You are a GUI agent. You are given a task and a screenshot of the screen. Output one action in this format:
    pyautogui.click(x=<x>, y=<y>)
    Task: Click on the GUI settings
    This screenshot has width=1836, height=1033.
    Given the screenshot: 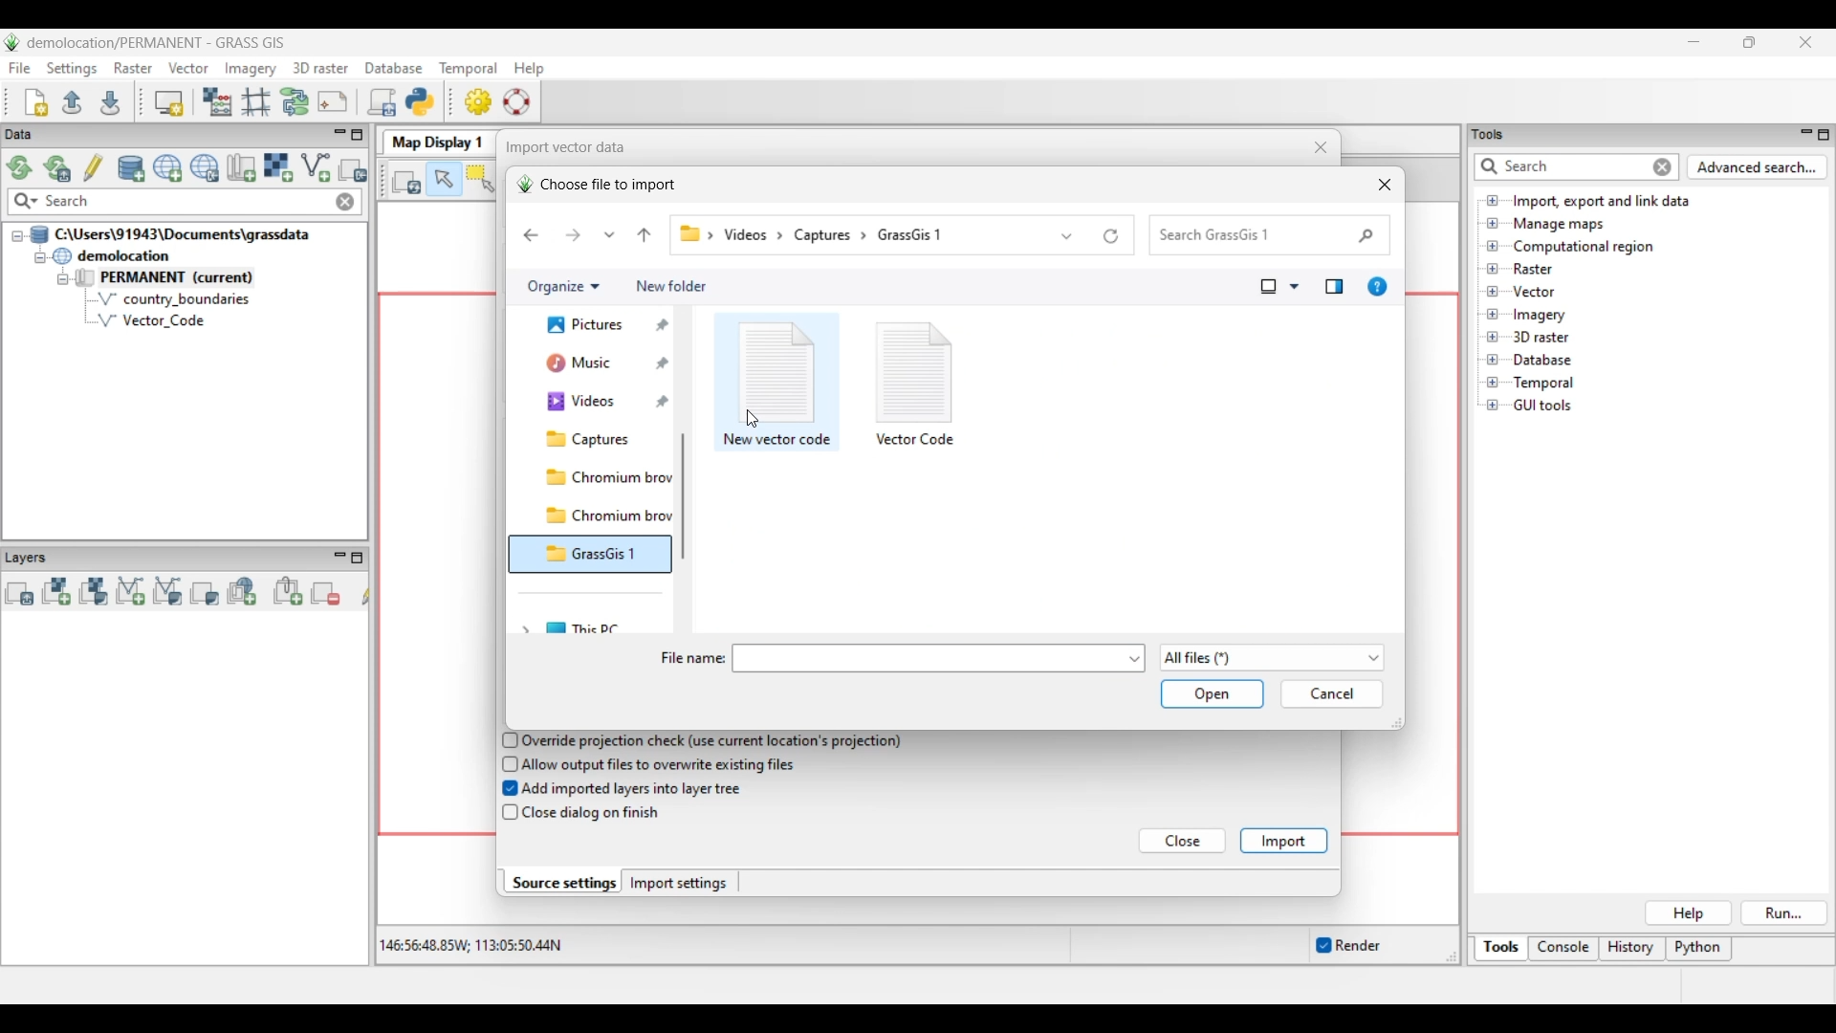 What is the action you would take?
    pyautogui.click(x=479, y=101)
    